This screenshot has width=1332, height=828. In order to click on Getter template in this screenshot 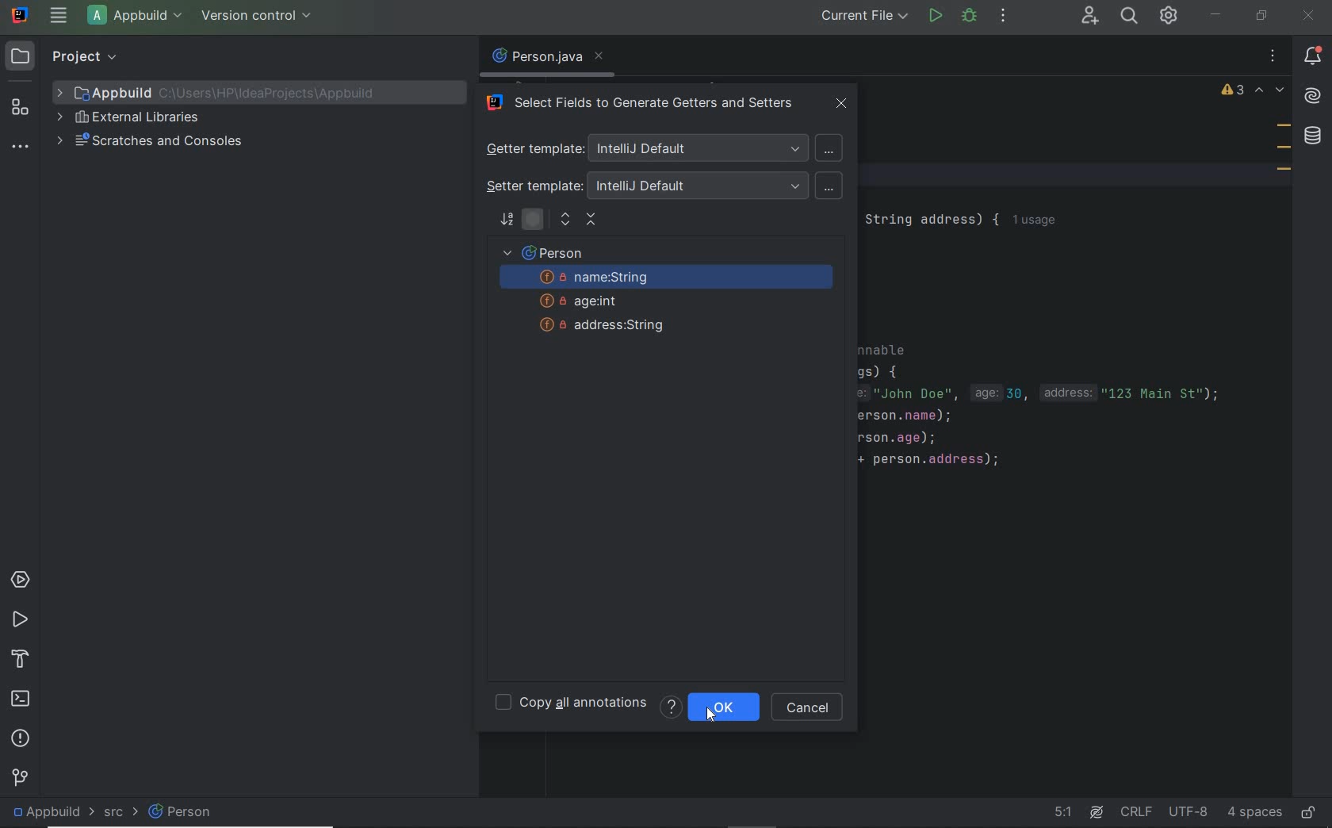, I will do `click(660, 148)`.